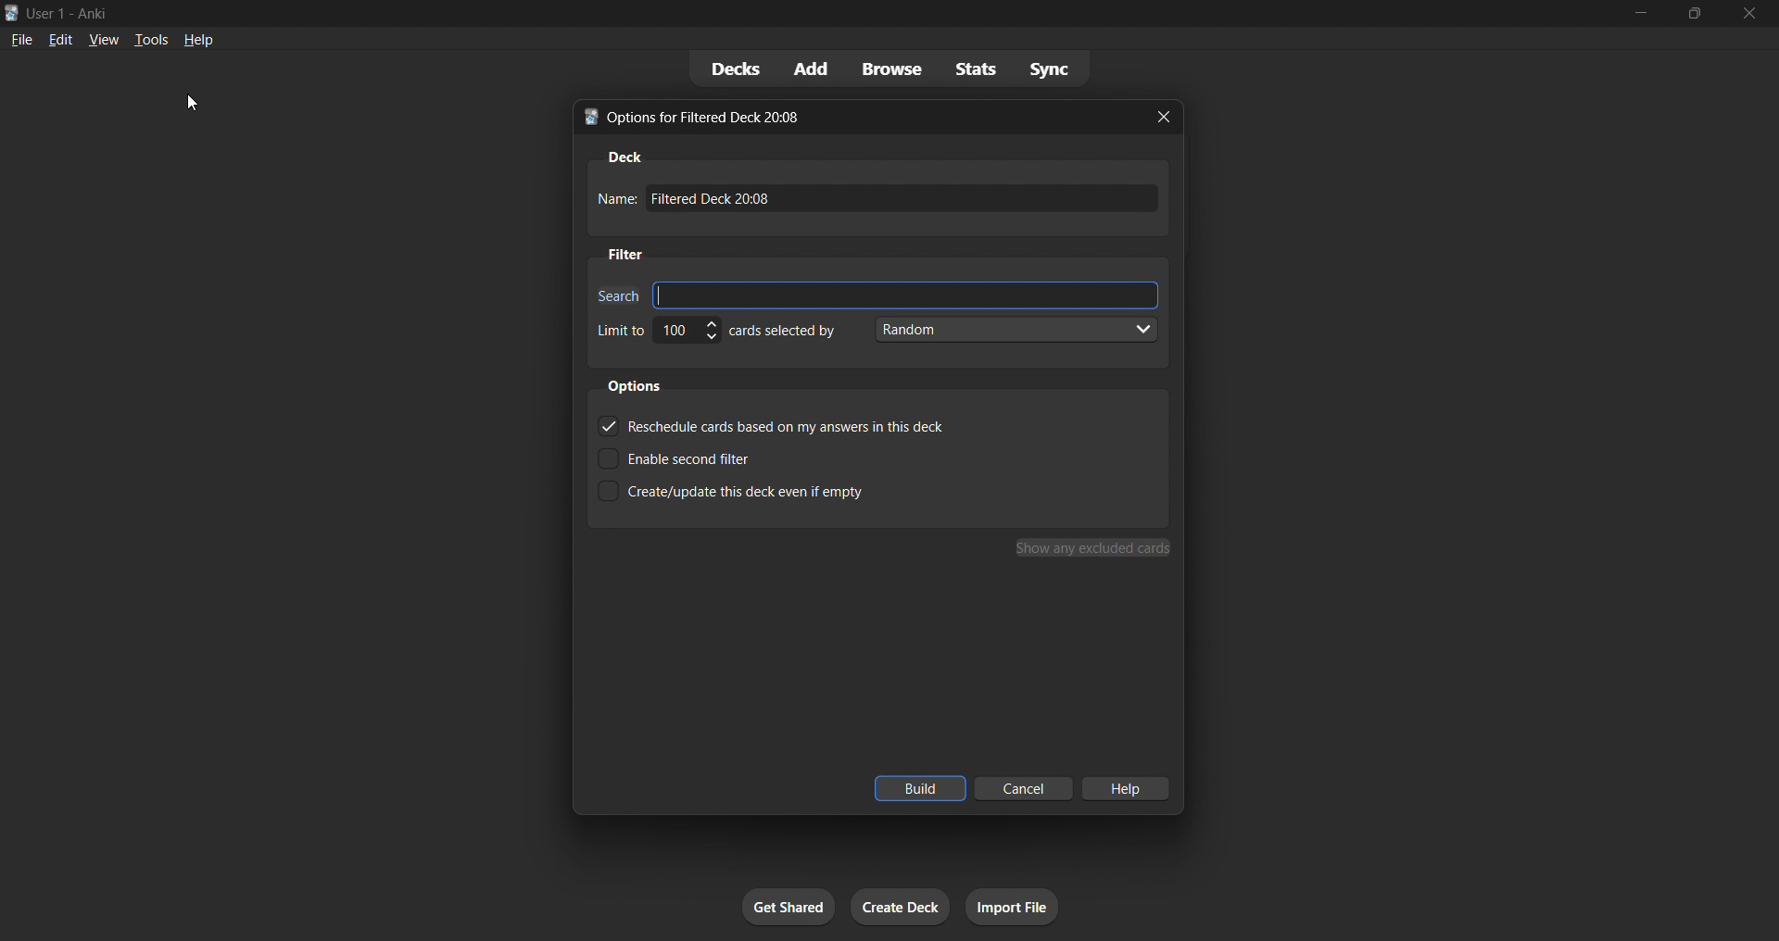 Image resolution: width=1779 pixels, height=941 pixels. I want to click on close, so click(1749, 13).